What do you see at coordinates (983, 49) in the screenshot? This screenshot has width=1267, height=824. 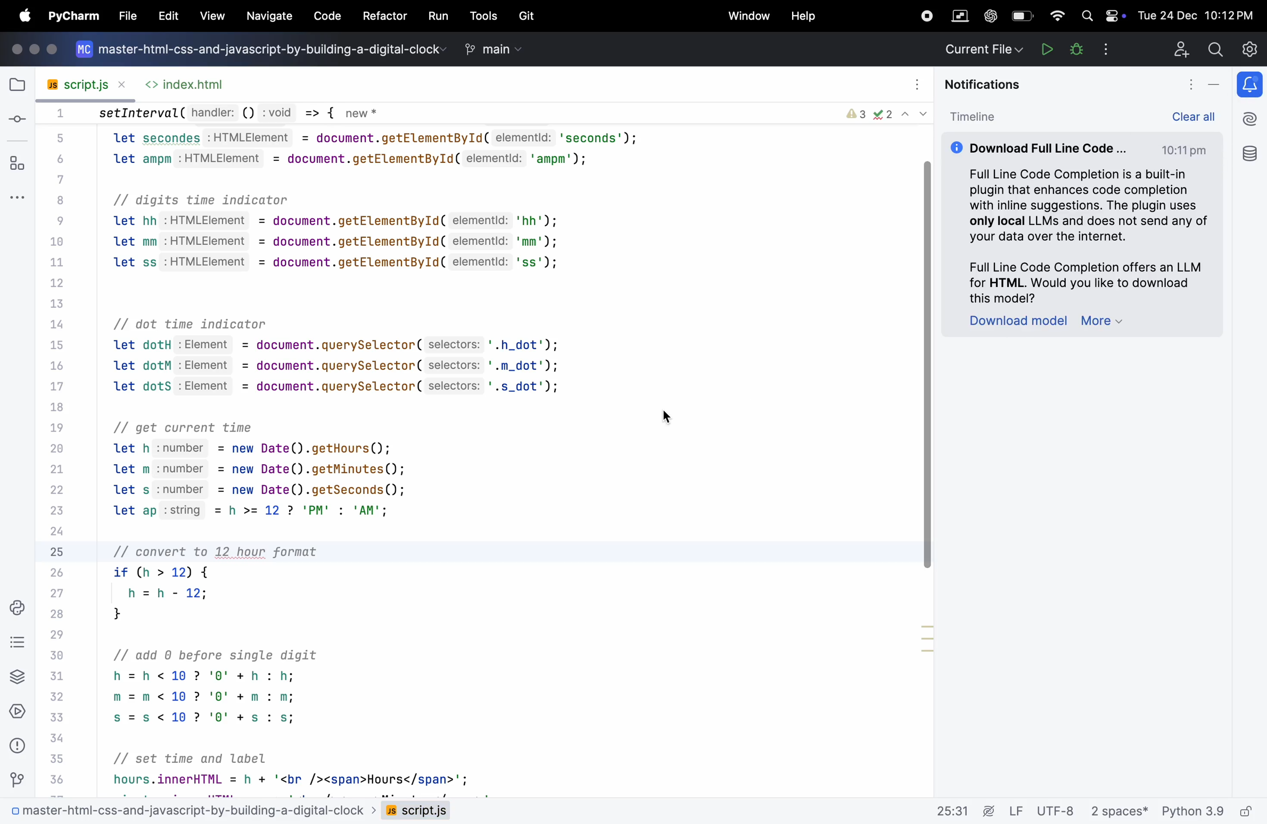 I see `current file` at bounding box center [983, 49].